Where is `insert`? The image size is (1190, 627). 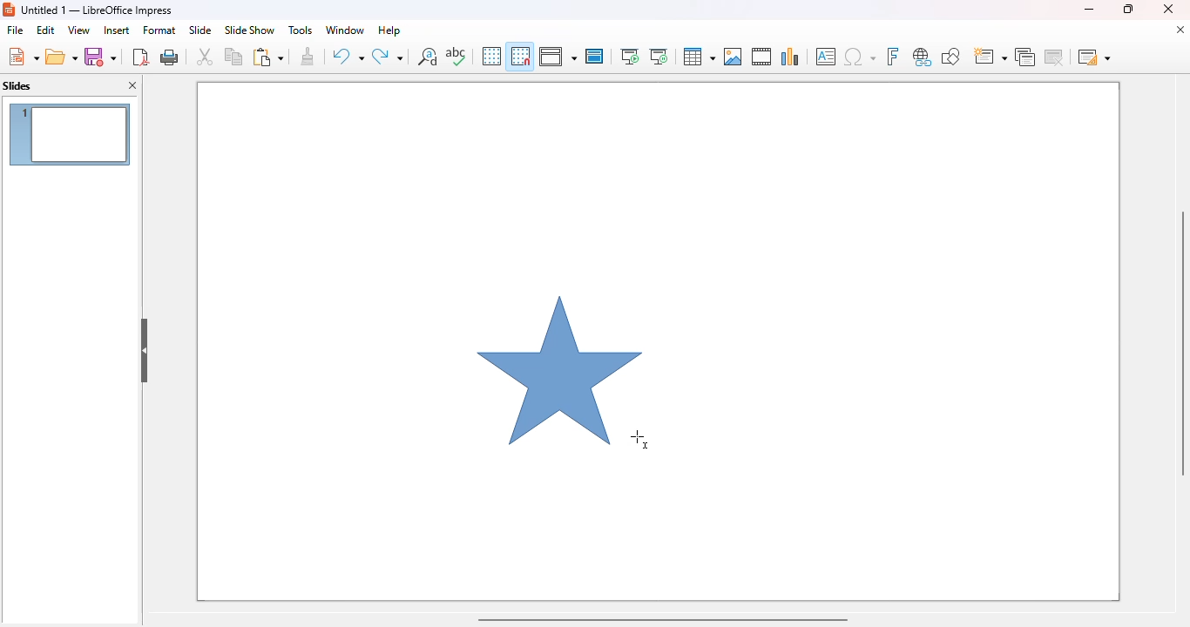 insert is located at coordinates (117, 30).